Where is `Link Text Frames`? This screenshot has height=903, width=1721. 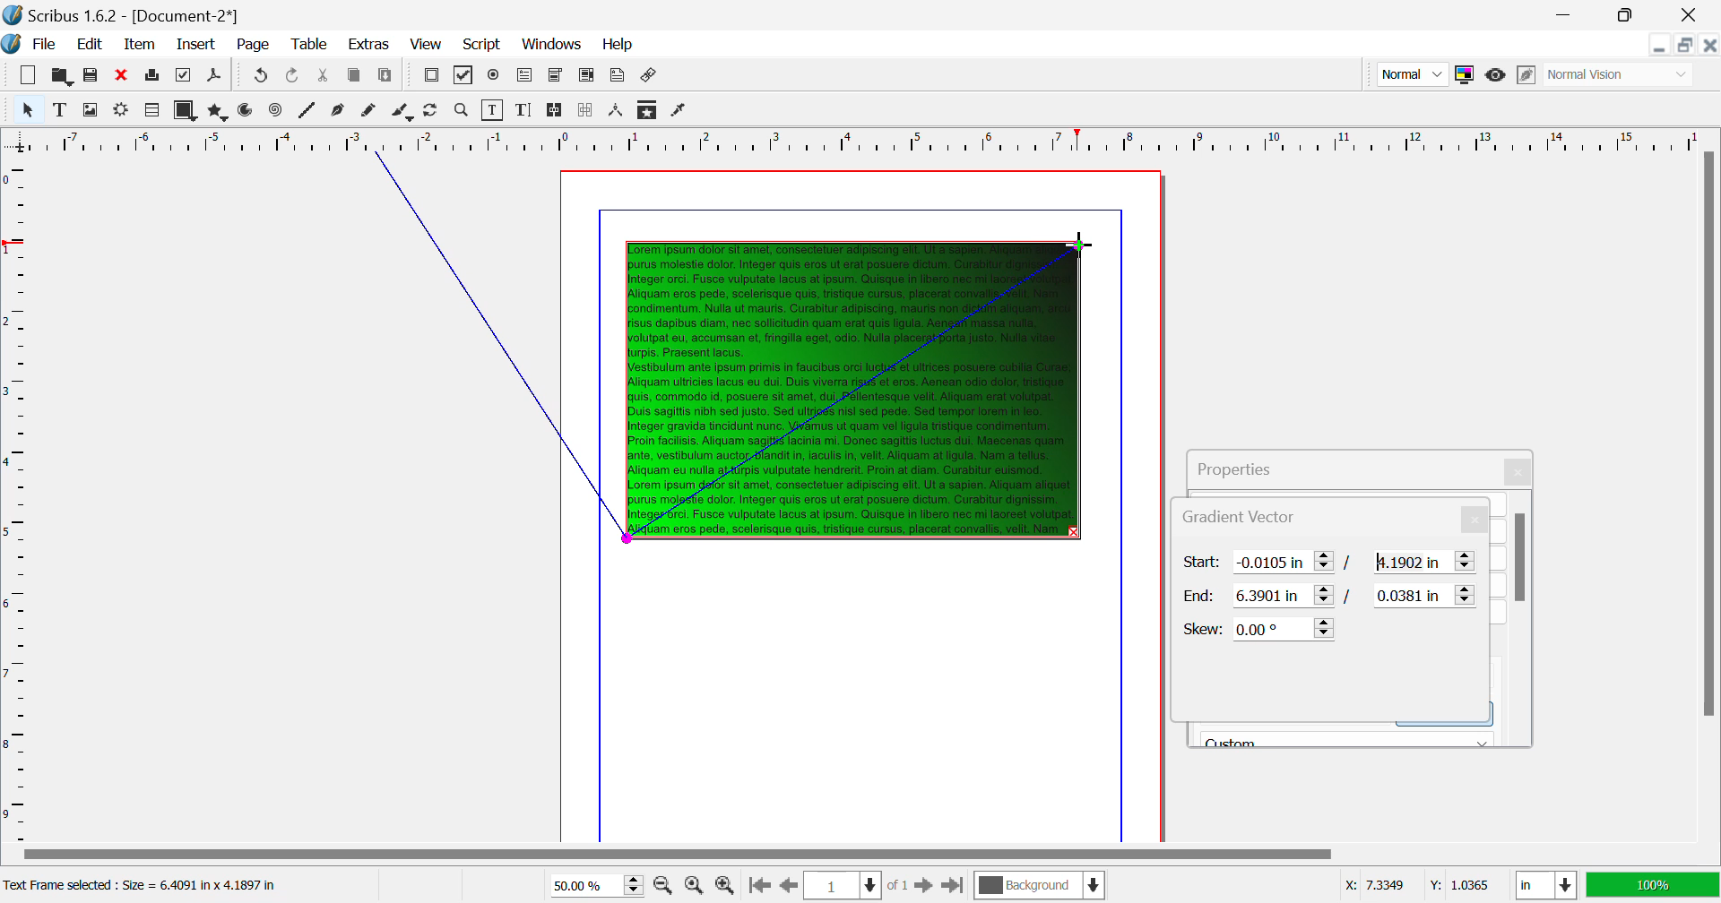
Link Text Frames is located at coordinates (556, 111).